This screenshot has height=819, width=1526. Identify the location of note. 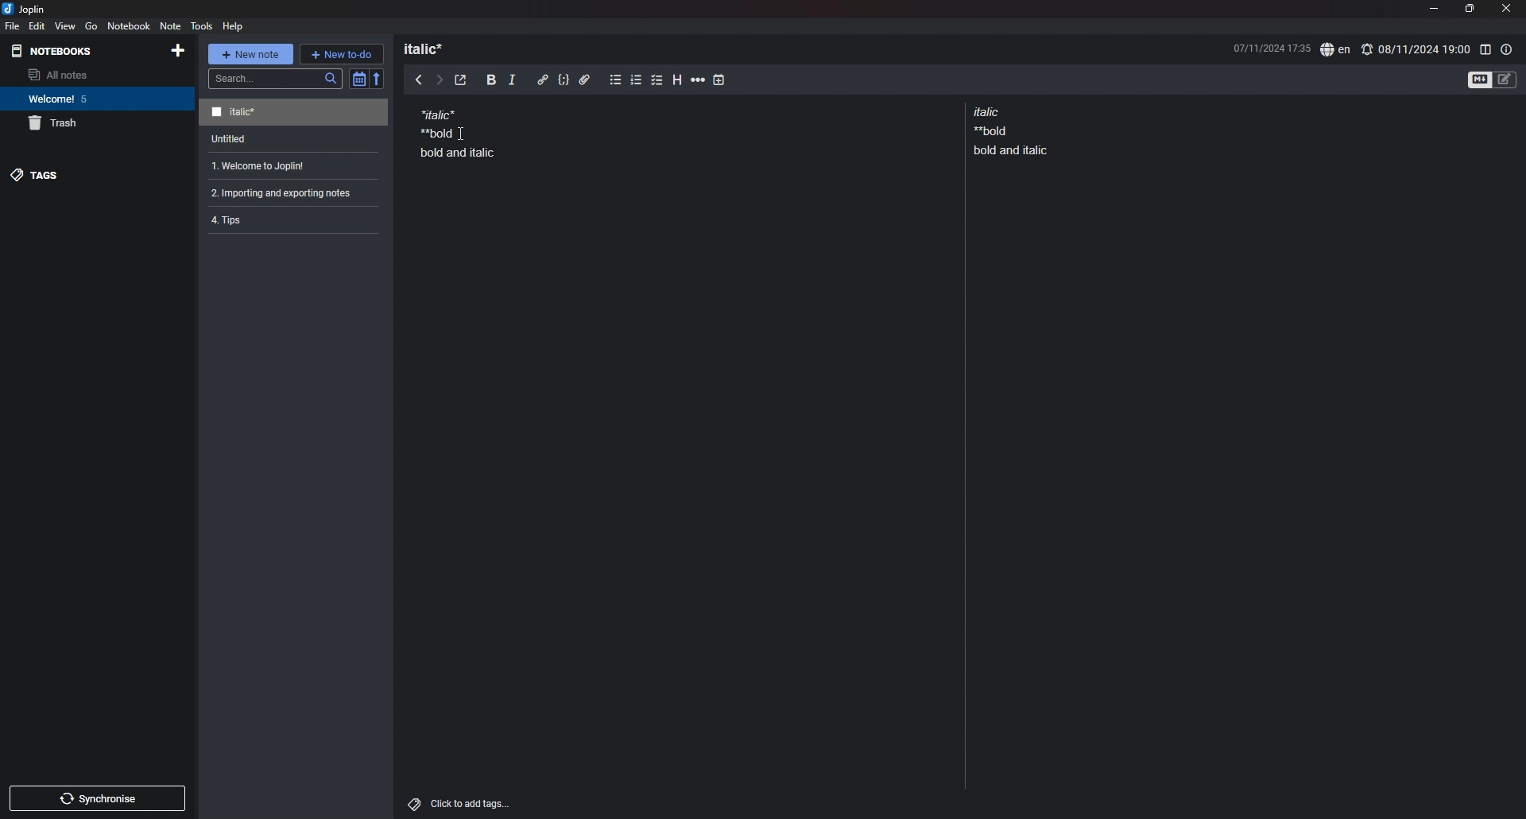
(288, 219).